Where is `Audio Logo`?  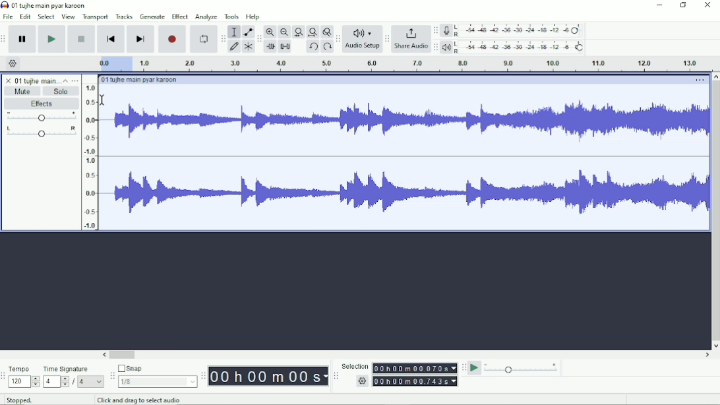 Audio Logo is located at coordinates (363, 30).